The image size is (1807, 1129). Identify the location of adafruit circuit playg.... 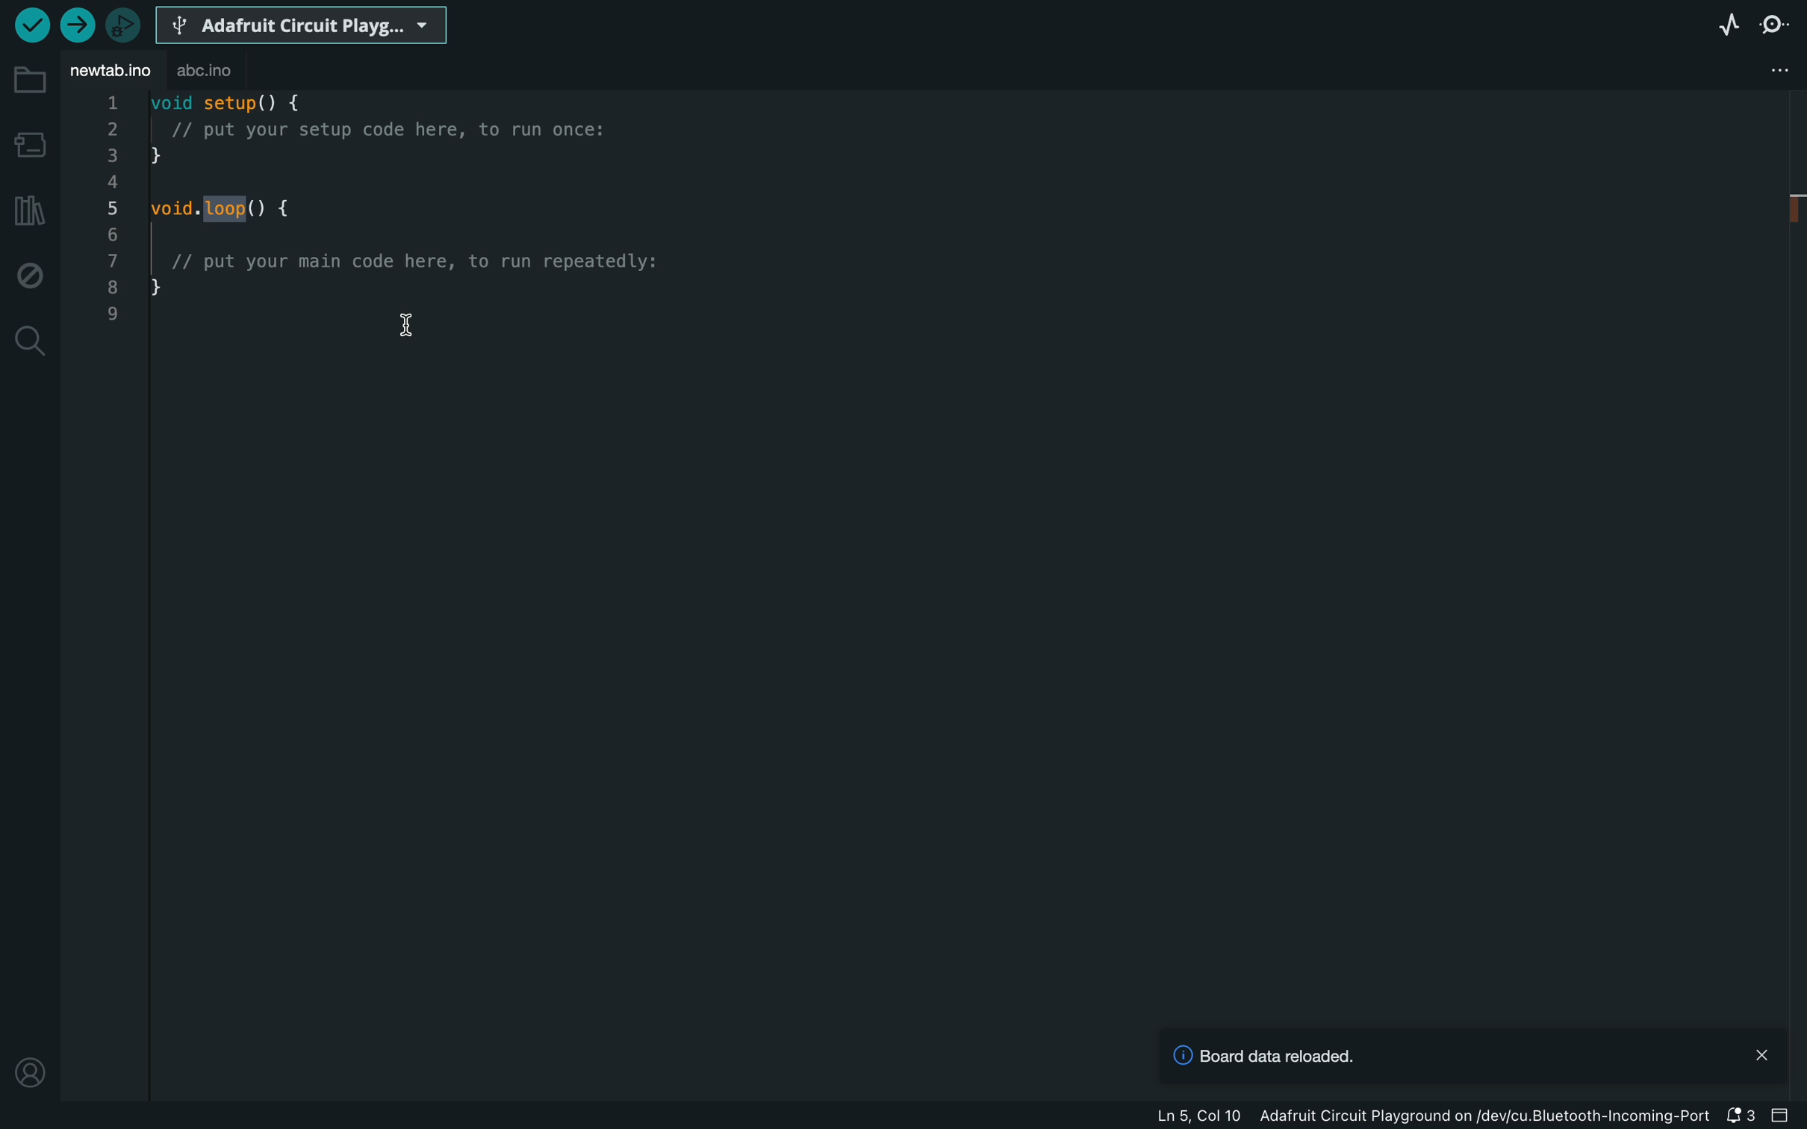
(301, 26).